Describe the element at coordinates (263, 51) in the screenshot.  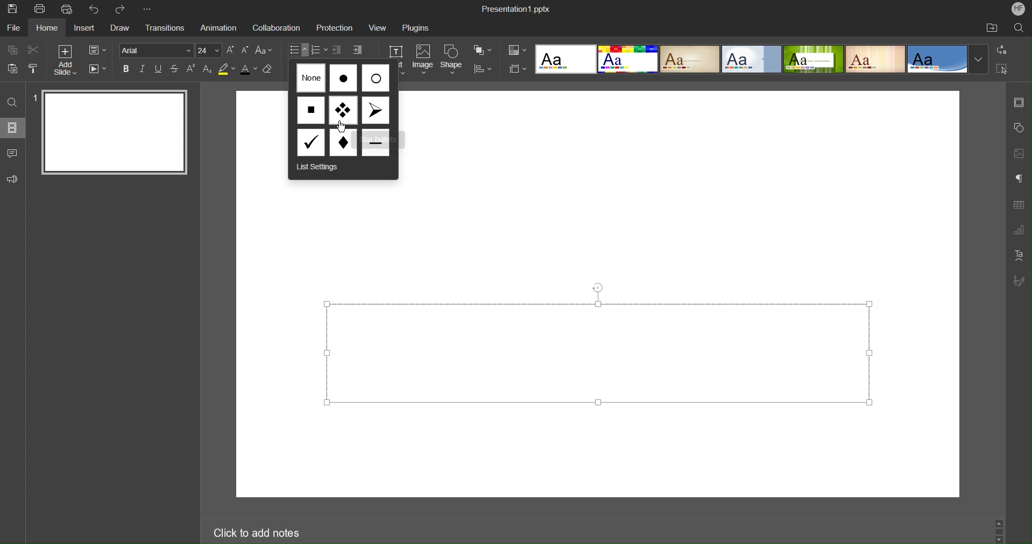
I see `Change Case` at that location.